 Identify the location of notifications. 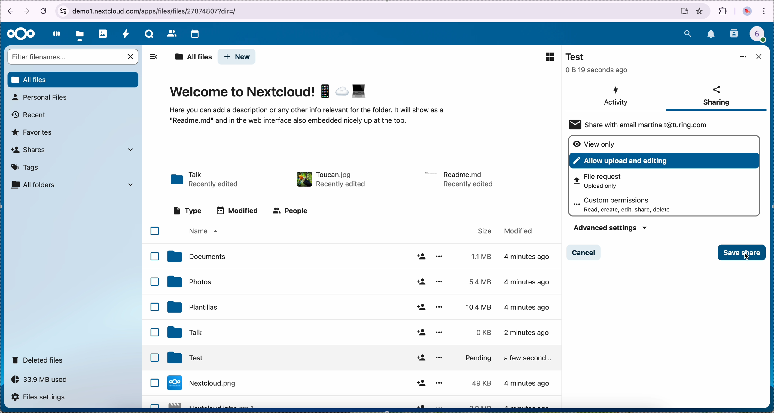
(712, 35).